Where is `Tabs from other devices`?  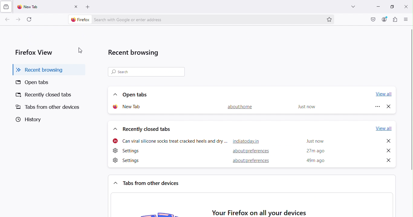
Tabs from other devices is located at coordinates (147, 183).